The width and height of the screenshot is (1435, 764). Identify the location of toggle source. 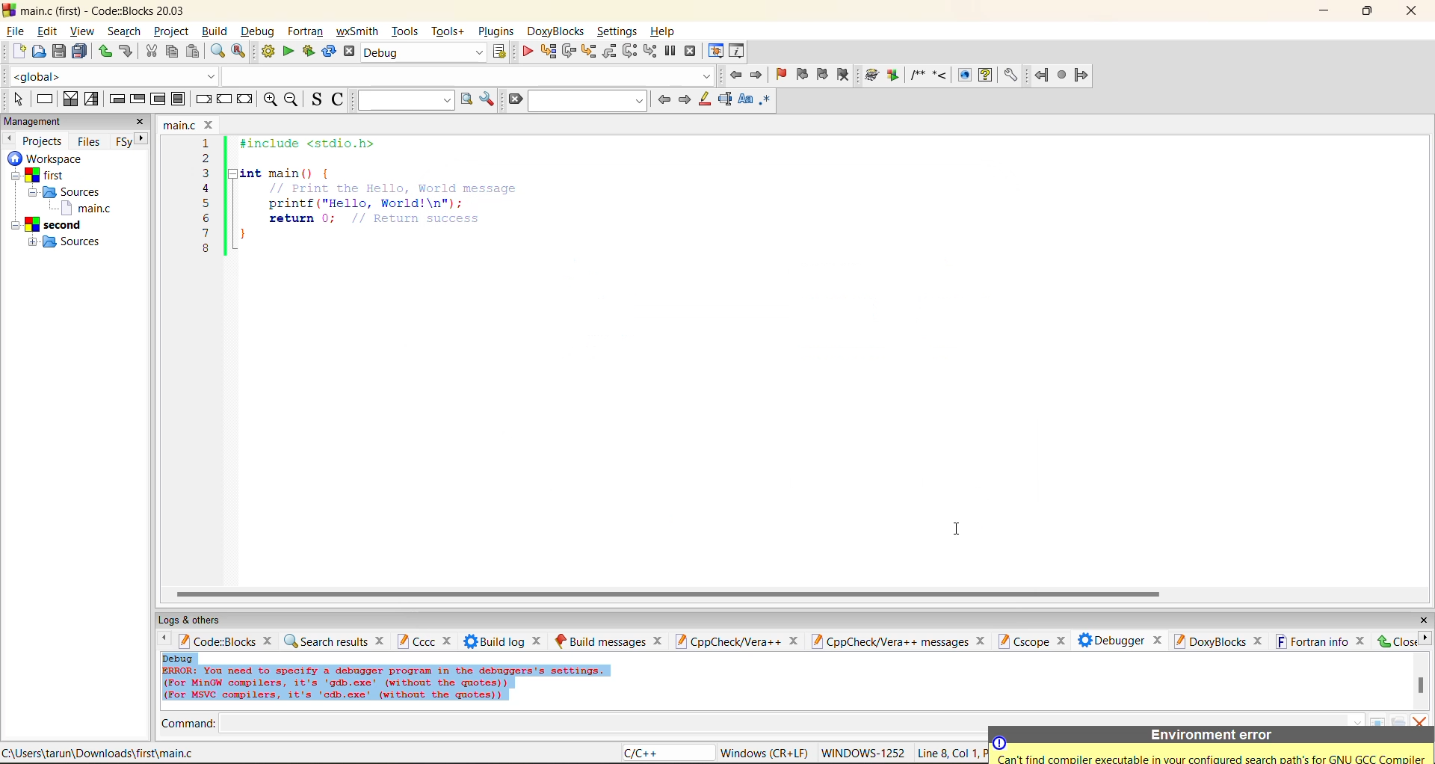
(318, 99).